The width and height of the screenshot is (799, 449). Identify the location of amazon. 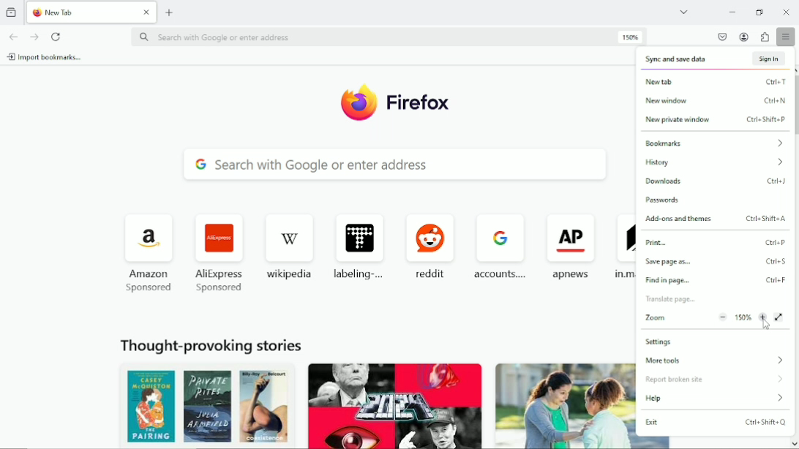
(151, 246).